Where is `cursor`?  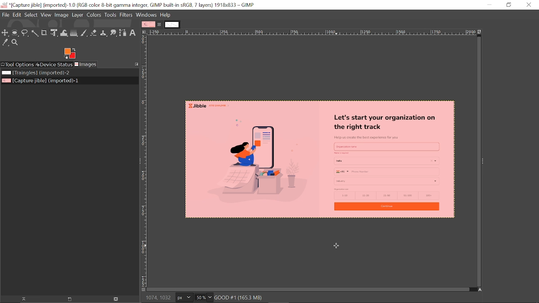 cursor is located at coordinates (338, 247).